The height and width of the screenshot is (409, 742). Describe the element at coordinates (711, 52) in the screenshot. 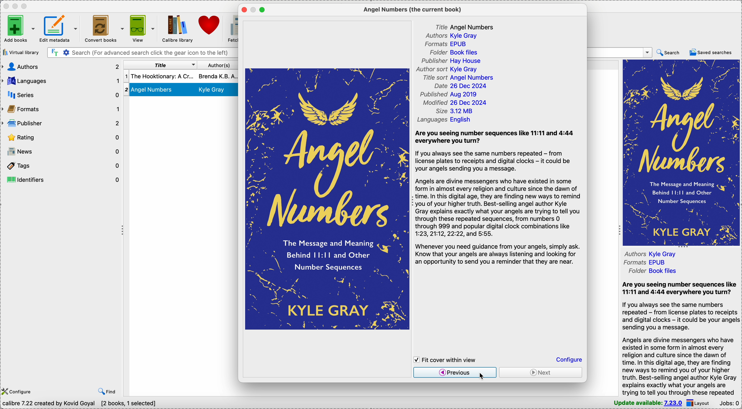

I see `saved searches` at that location.